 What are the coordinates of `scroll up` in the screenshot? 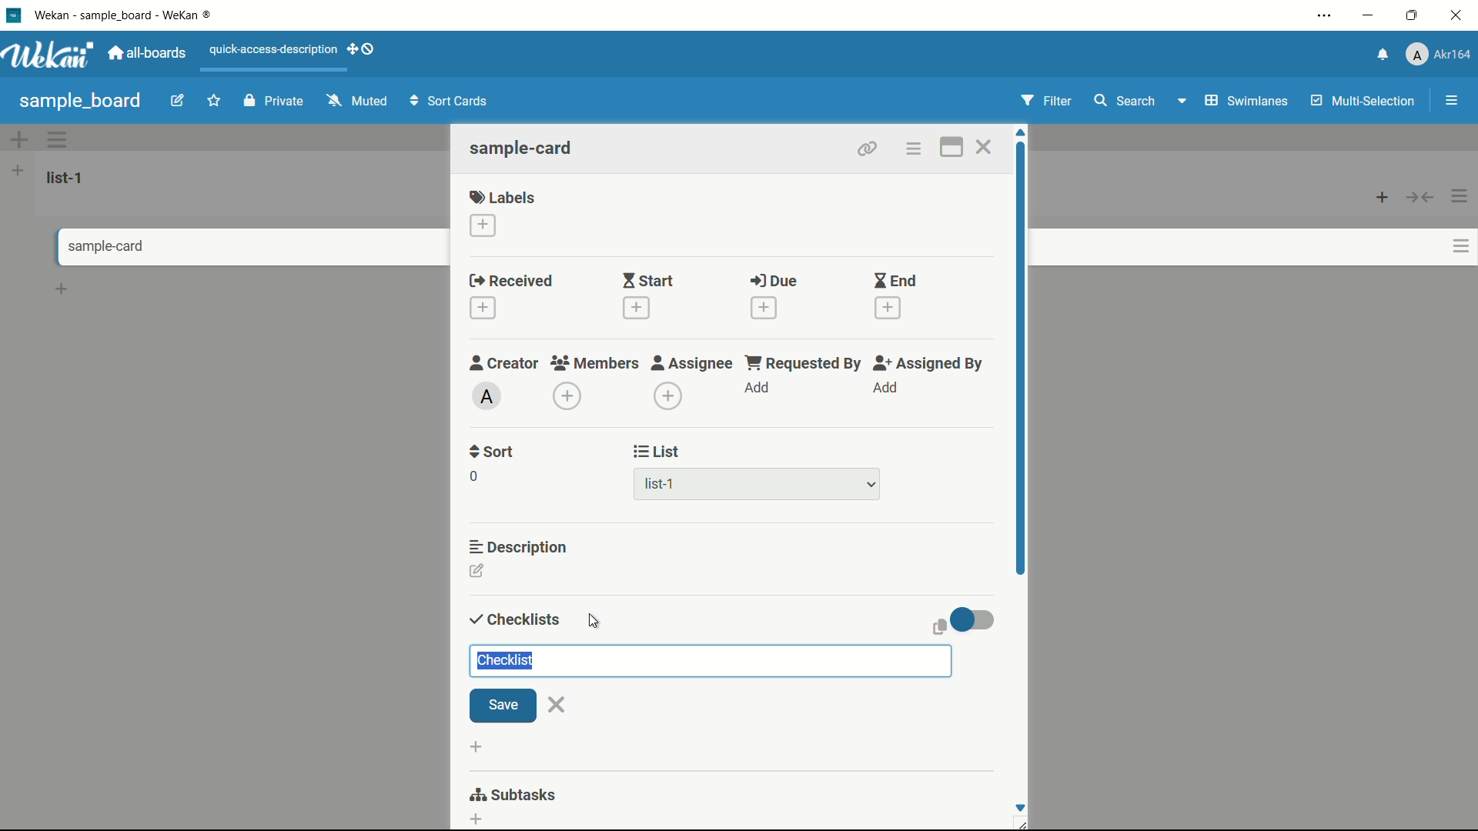 It's located at (1022, 132).